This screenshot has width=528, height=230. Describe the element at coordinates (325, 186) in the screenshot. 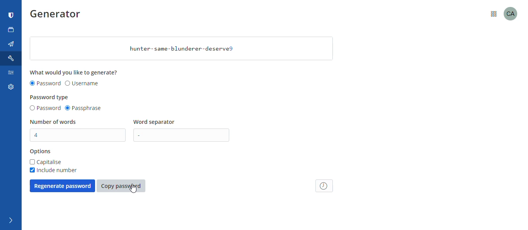

I see `password history` at that location.